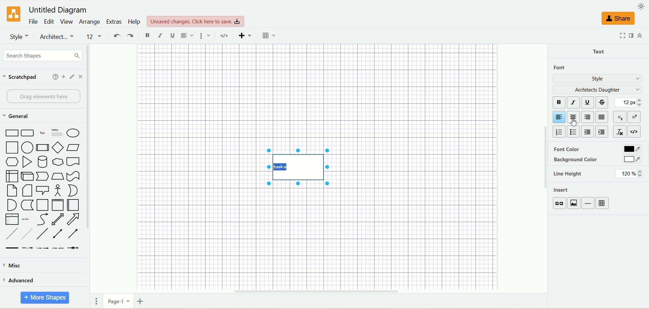 This screenshot has width=649, height=309. What do you see at coordinates (67, 22) in the screenshot?
I see `view` at bounding box center [67, 22].